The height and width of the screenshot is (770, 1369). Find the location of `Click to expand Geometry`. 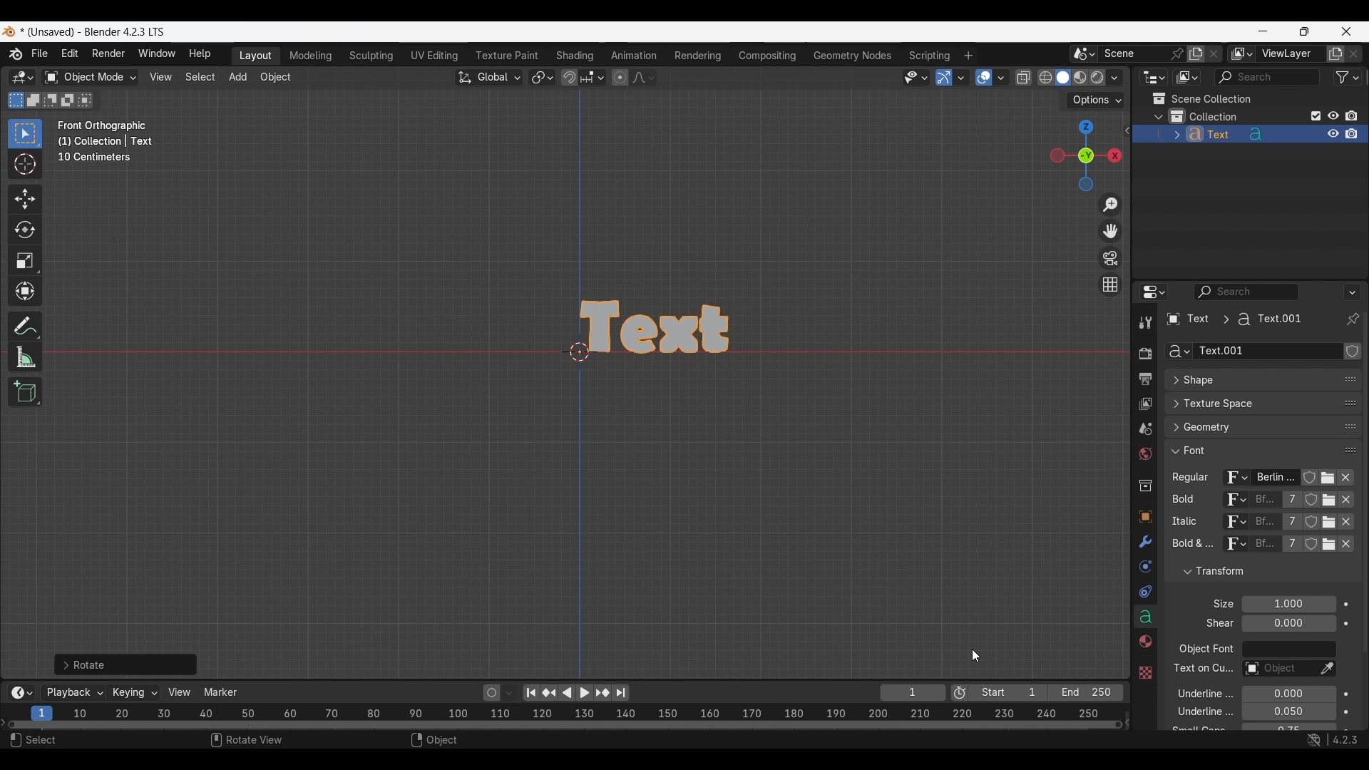

Click to expand Geometry is located at coordinates (1248, 427).